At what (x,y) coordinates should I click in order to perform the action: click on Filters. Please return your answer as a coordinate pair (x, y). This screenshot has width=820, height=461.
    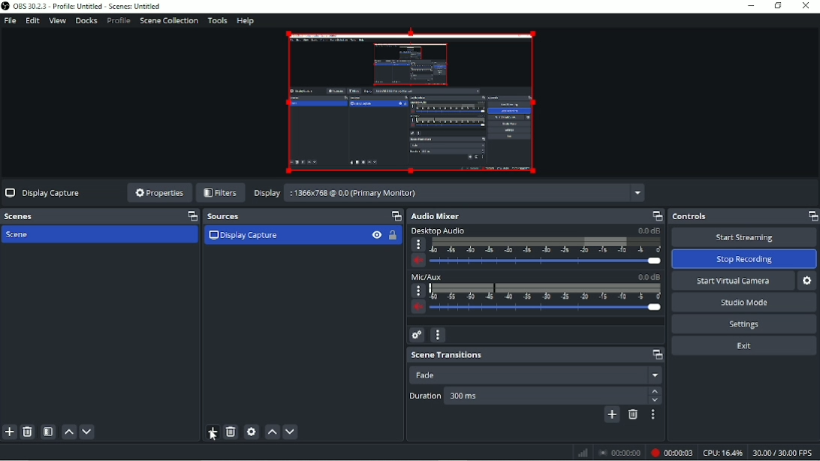
    Looking at the image, I should click on (221, 194).